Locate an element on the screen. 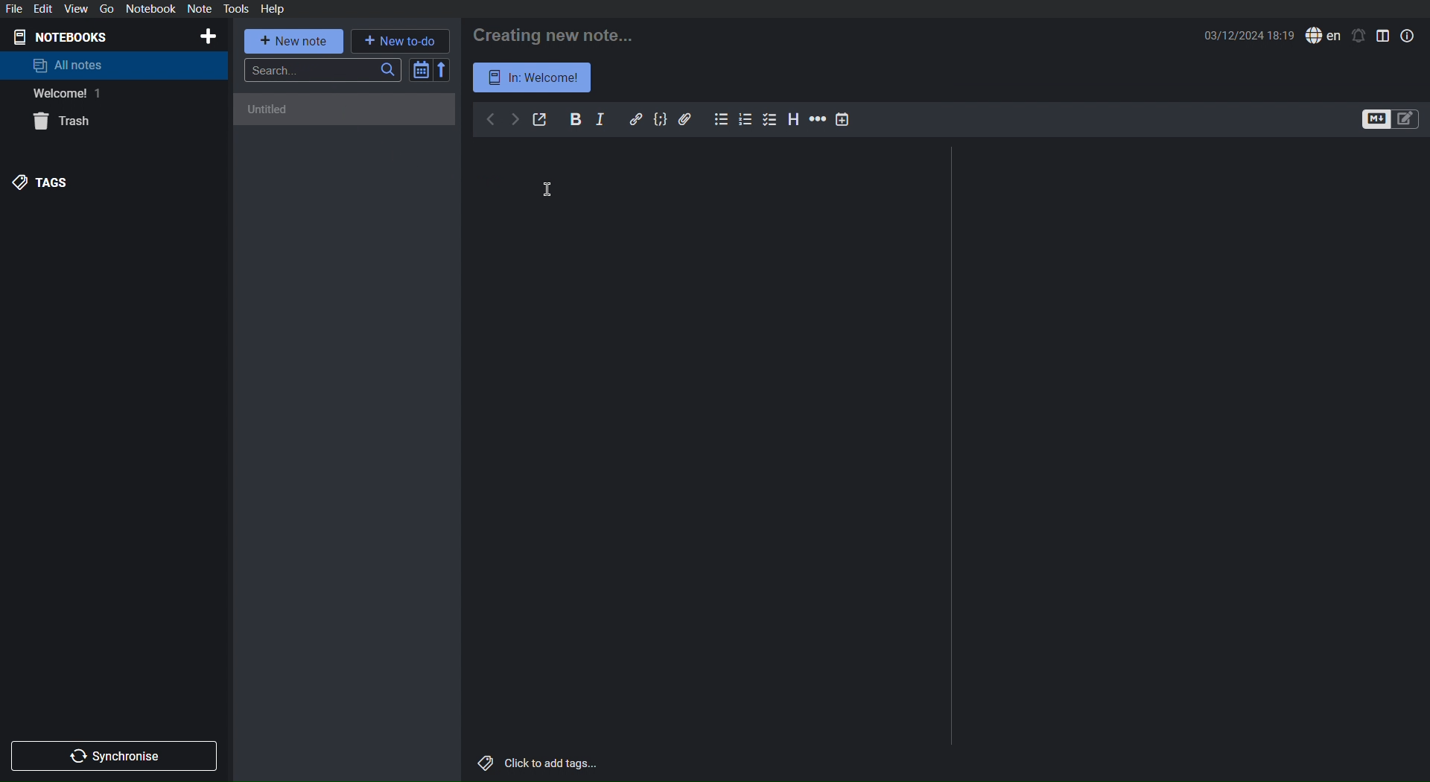 This screenshot has width=1430, height=782. Checklist is located at coordinates (772, 119).